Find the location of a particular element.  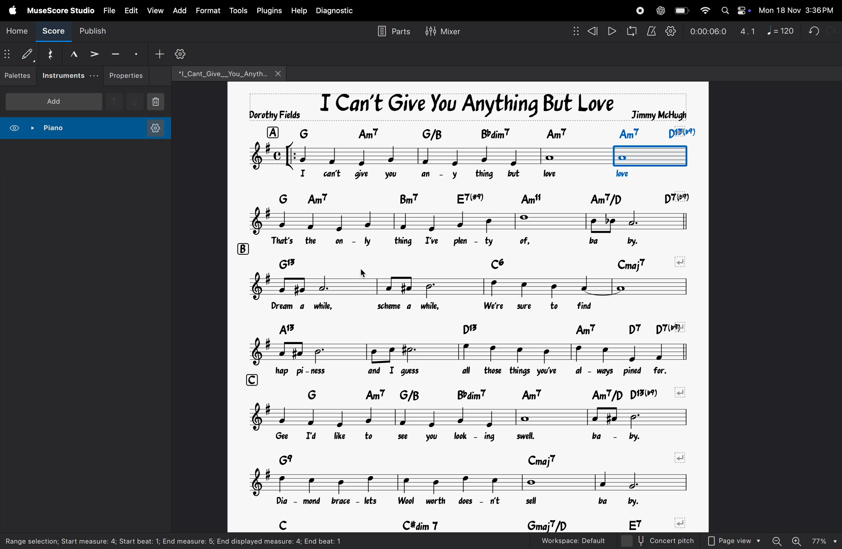

selection information is located at coordinates (199, 541).